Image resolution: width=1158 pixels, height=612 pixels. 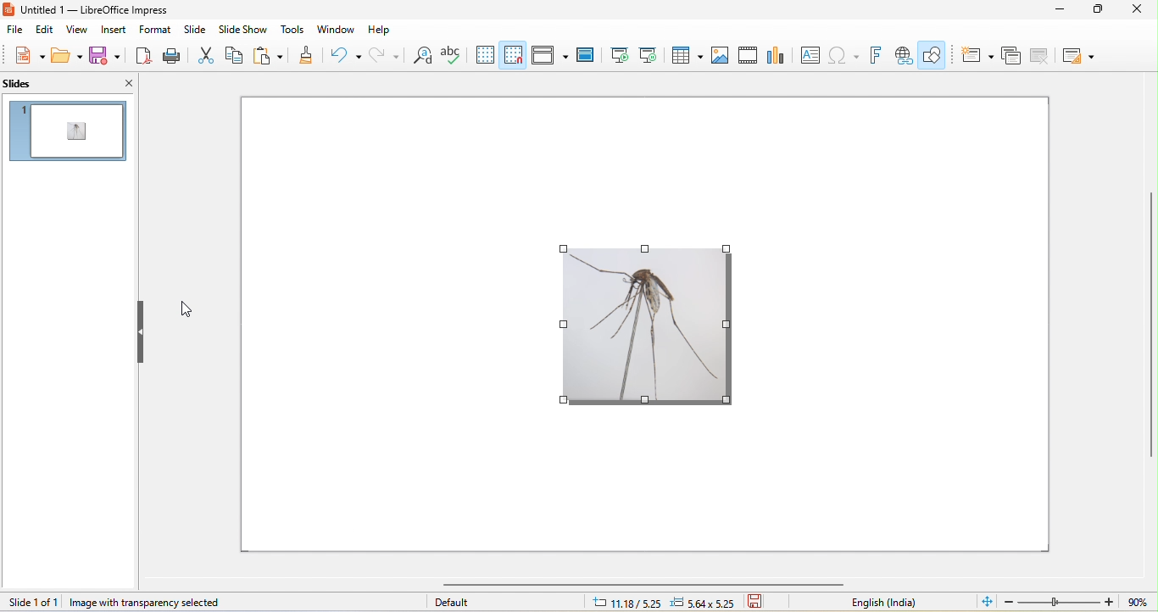 What do you see at coordinates (205, 55) in the screenshot?
I see `Cut` at bounding box center [205, 55].